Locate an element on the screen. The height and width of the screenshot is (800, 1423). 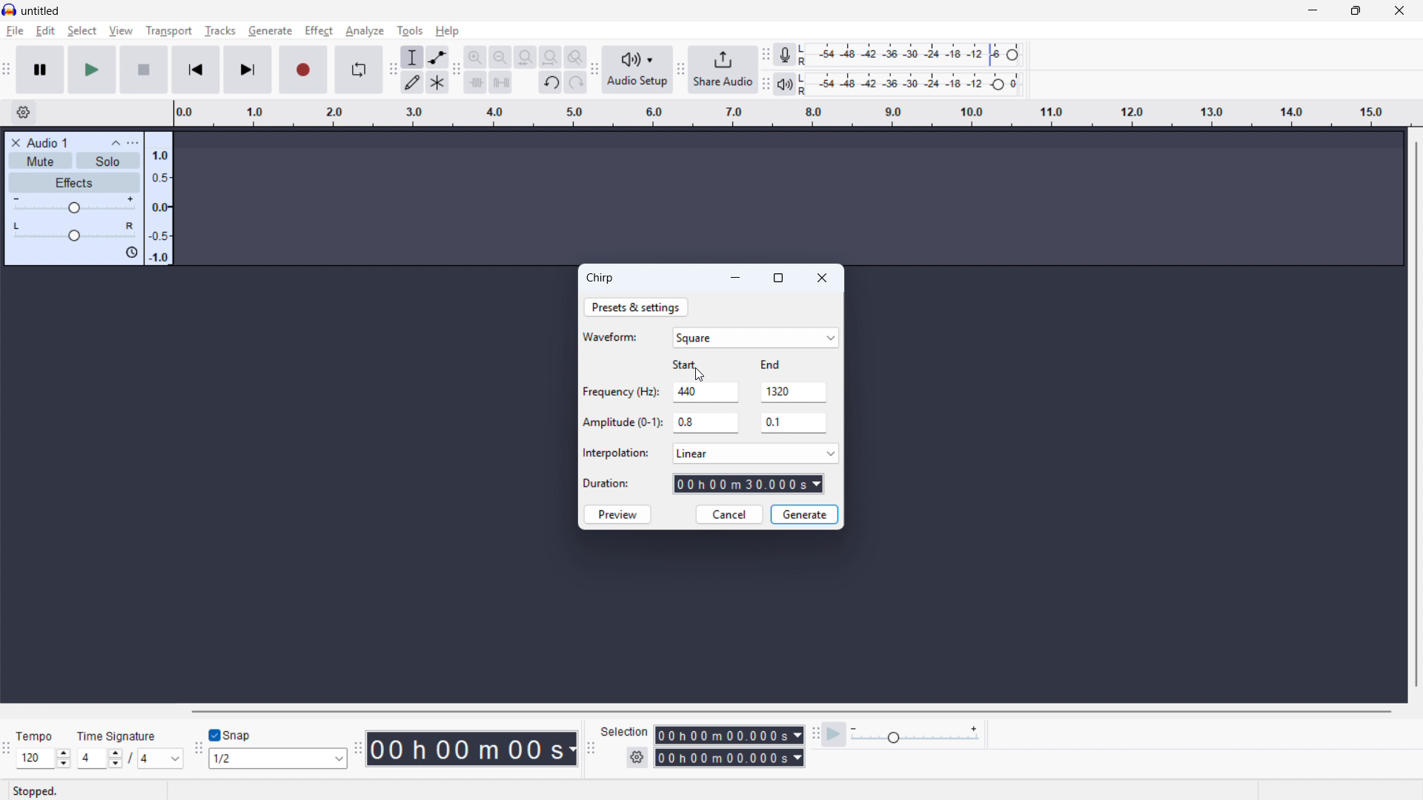
start is located at coordinates (686, 364).